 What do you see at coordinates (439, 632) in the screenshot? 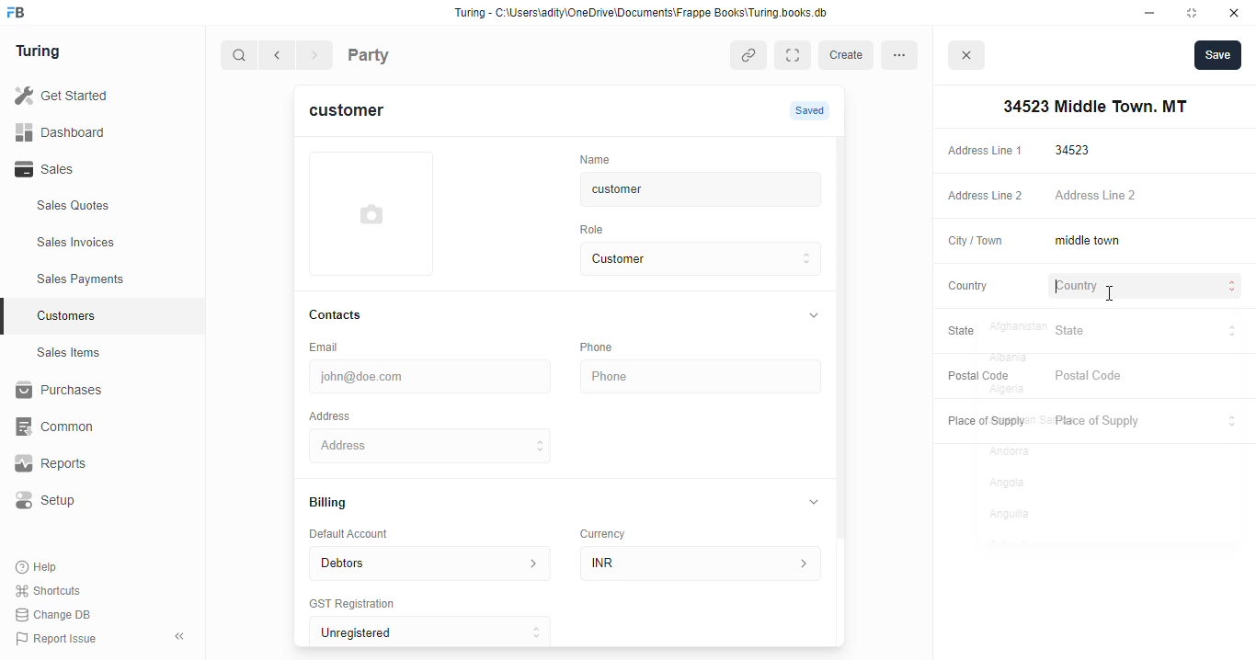
I see `Unregistered` at bounding box center [439, 632].